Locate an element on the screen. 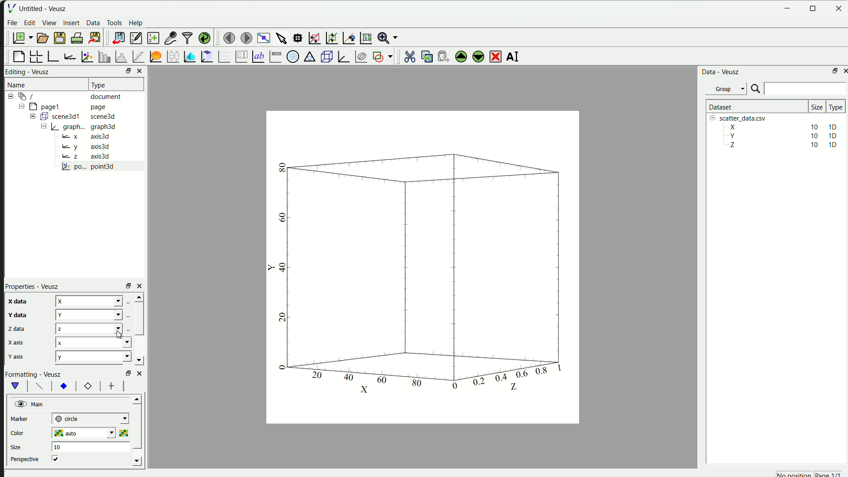 Image resolution: width=848 pixels, height=477 pixels. Tools is located at coordinates (114, 22).